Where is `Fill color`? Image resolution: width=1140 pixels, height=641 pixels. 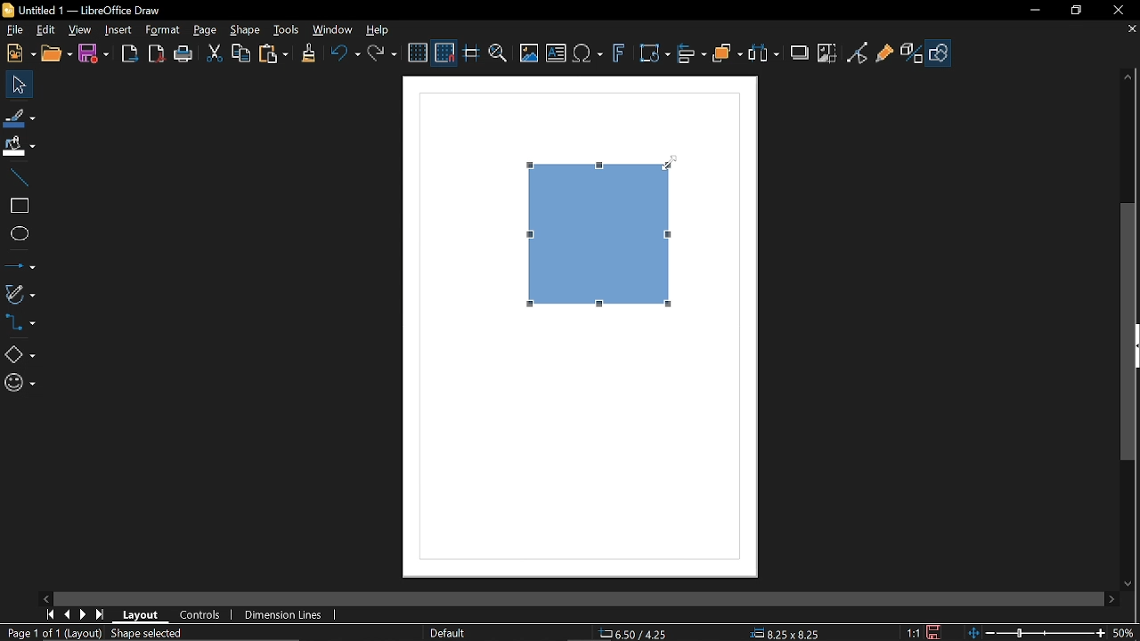 Fill color is located at coordinates (20, 146).